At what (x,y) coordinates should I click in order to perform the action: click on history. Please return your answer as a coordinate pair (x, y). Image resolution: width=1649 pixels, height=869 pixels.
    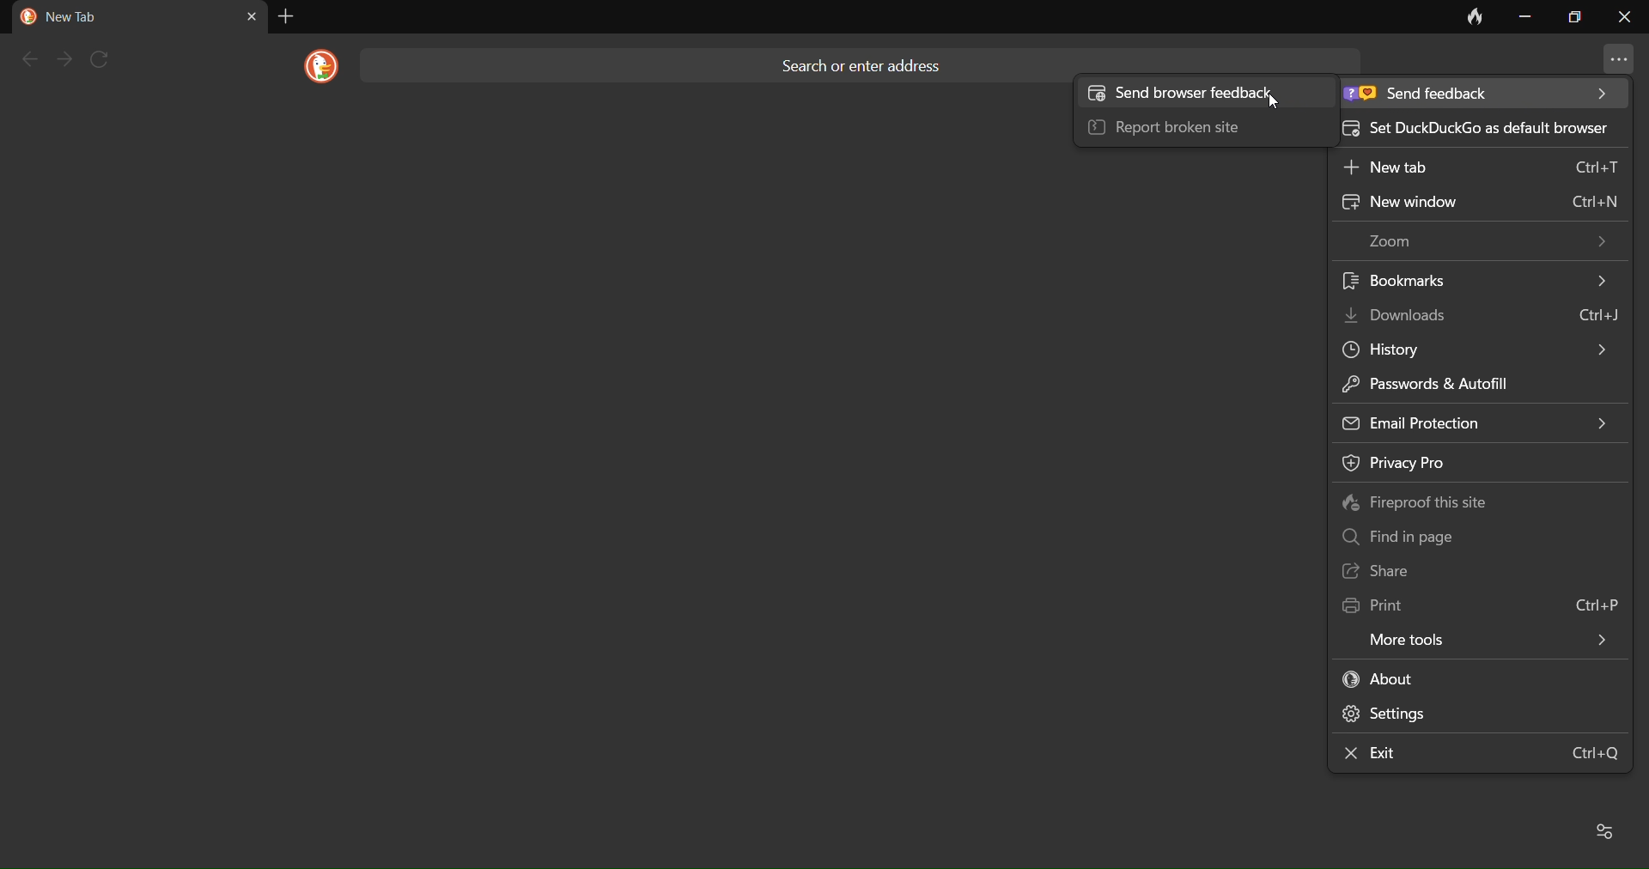
    Looking at the image, I should click on (1478, 350).